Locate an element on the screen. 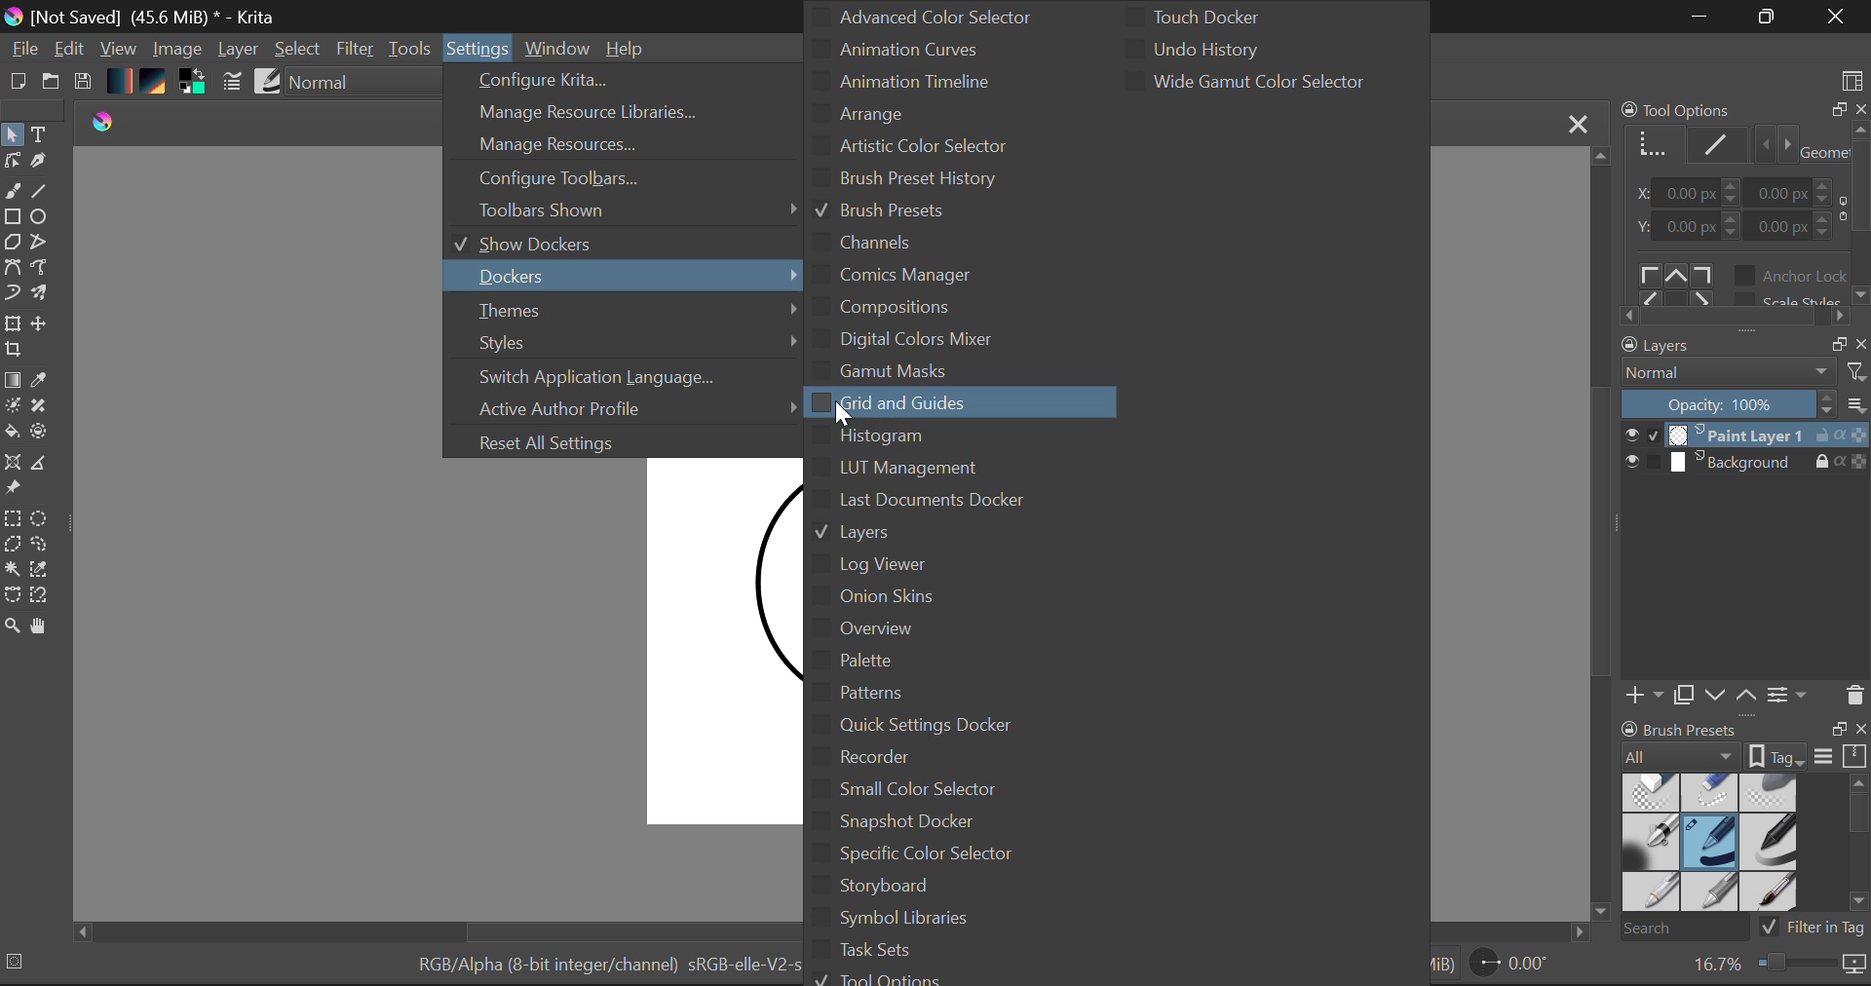 Image resolution: width=1871 pixels, height=986 pixels. Select is located at coordinates (13, 135).